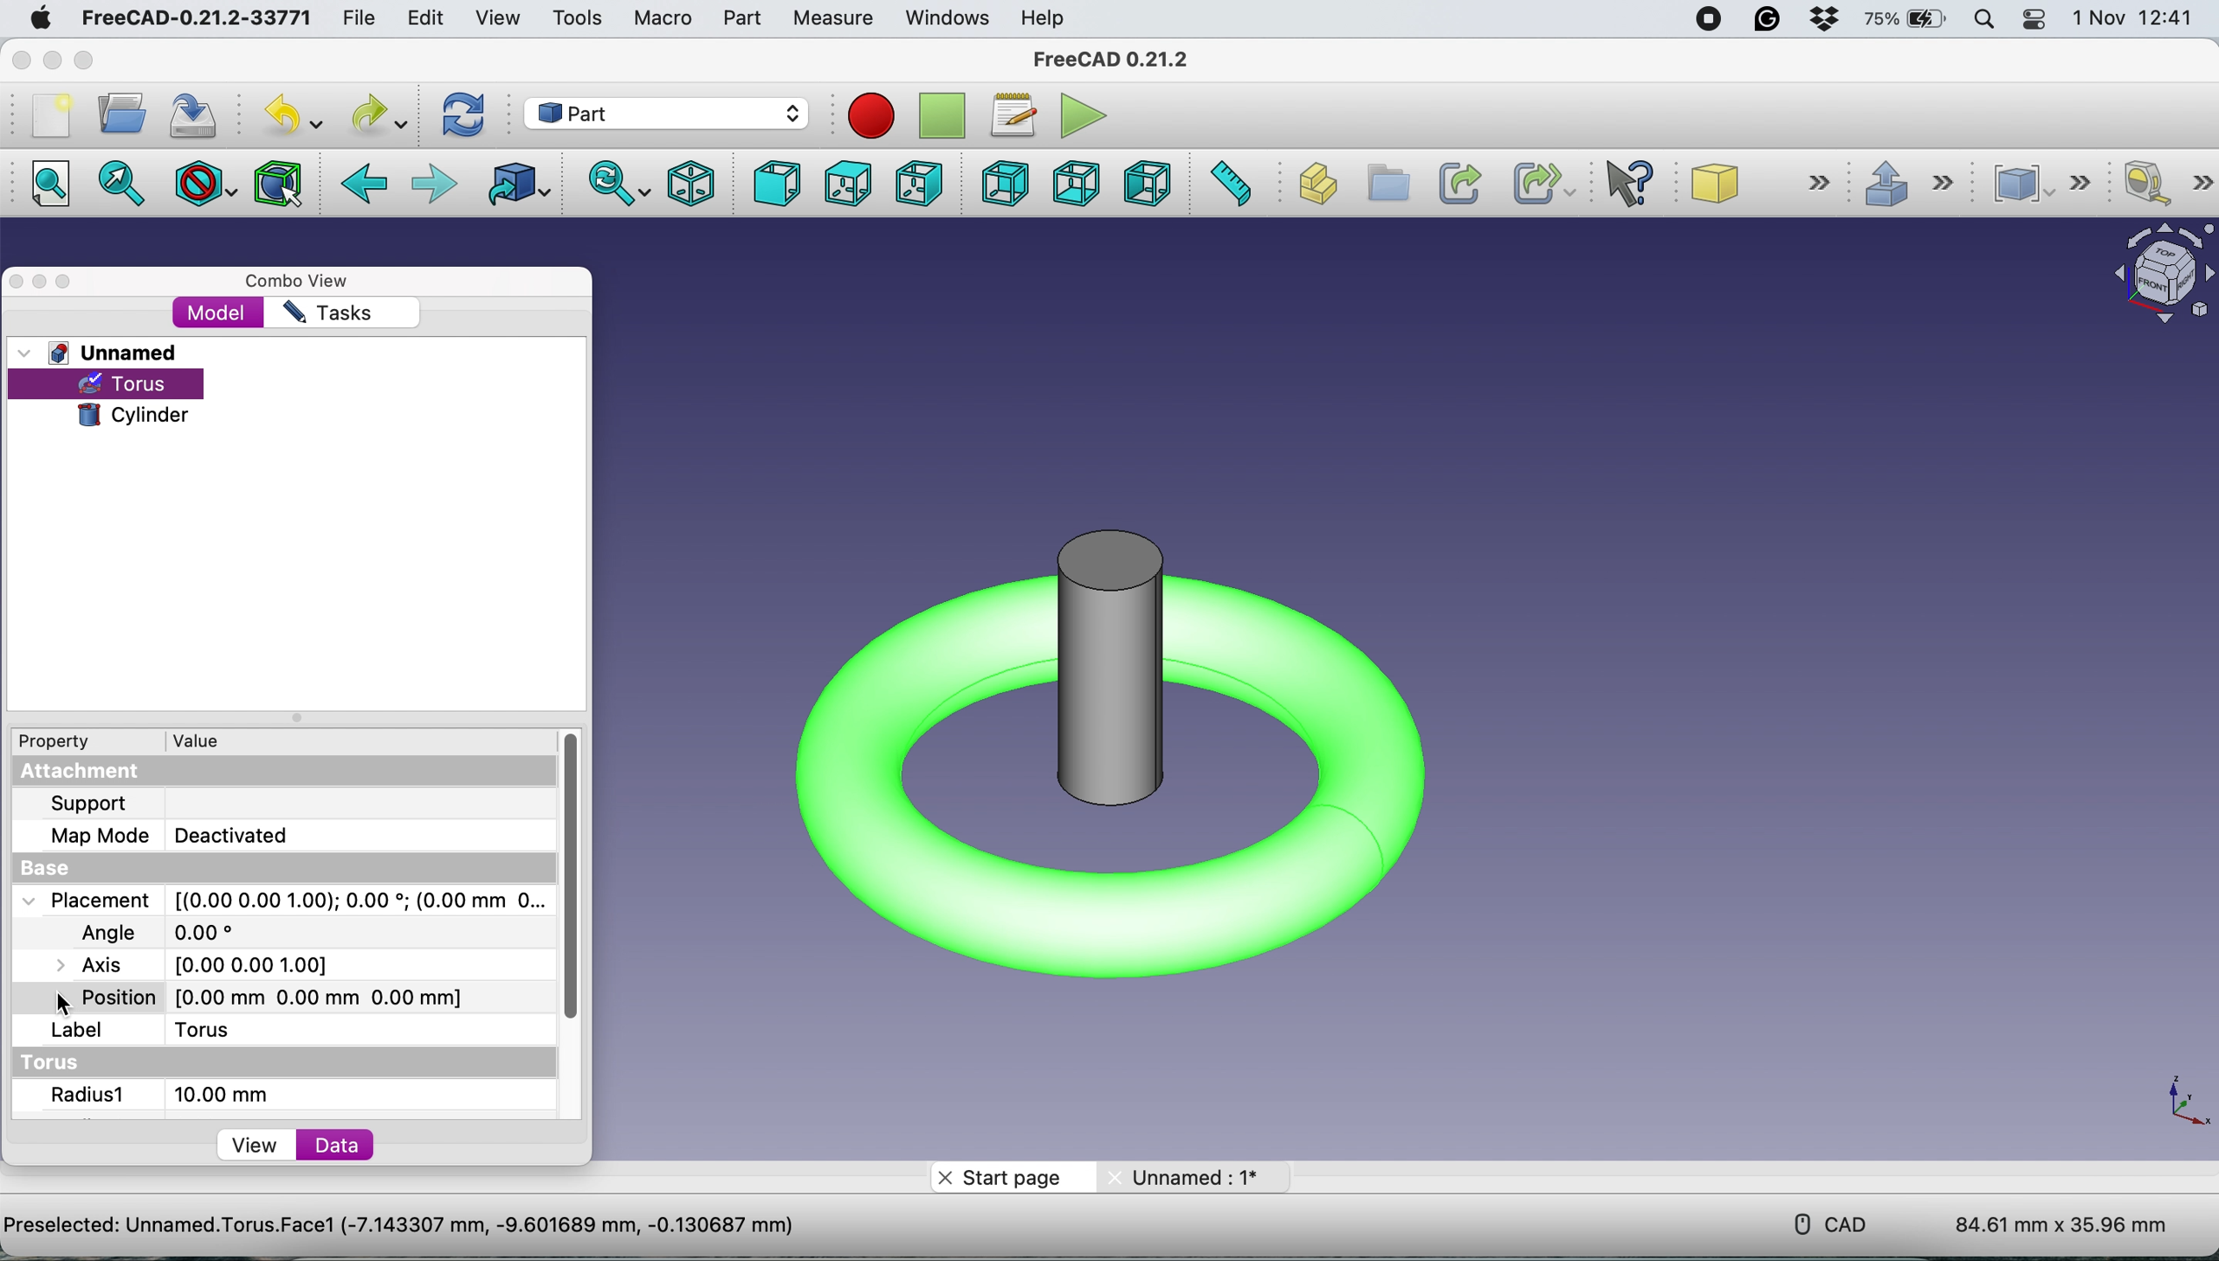 The height and width of the screenshot is (1261, 2219). Describe the element at coordinates (574, 877) in the screenshot. I see `vertical scroll bar` at that location.